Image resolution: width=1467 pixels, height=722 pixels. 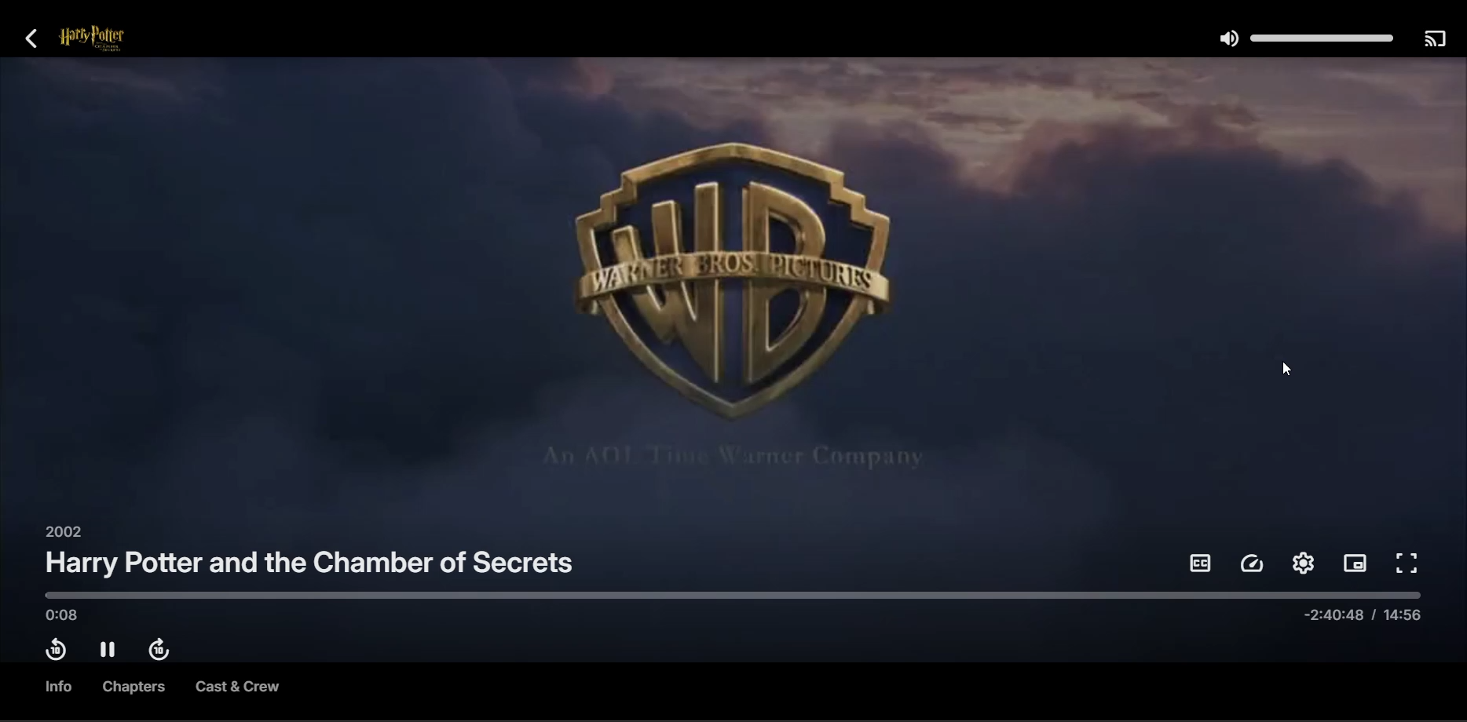 What do you see at coordinates (67, 618) in the screenshot?
I see `Elapsed Time` at bounding box center [67, 618].